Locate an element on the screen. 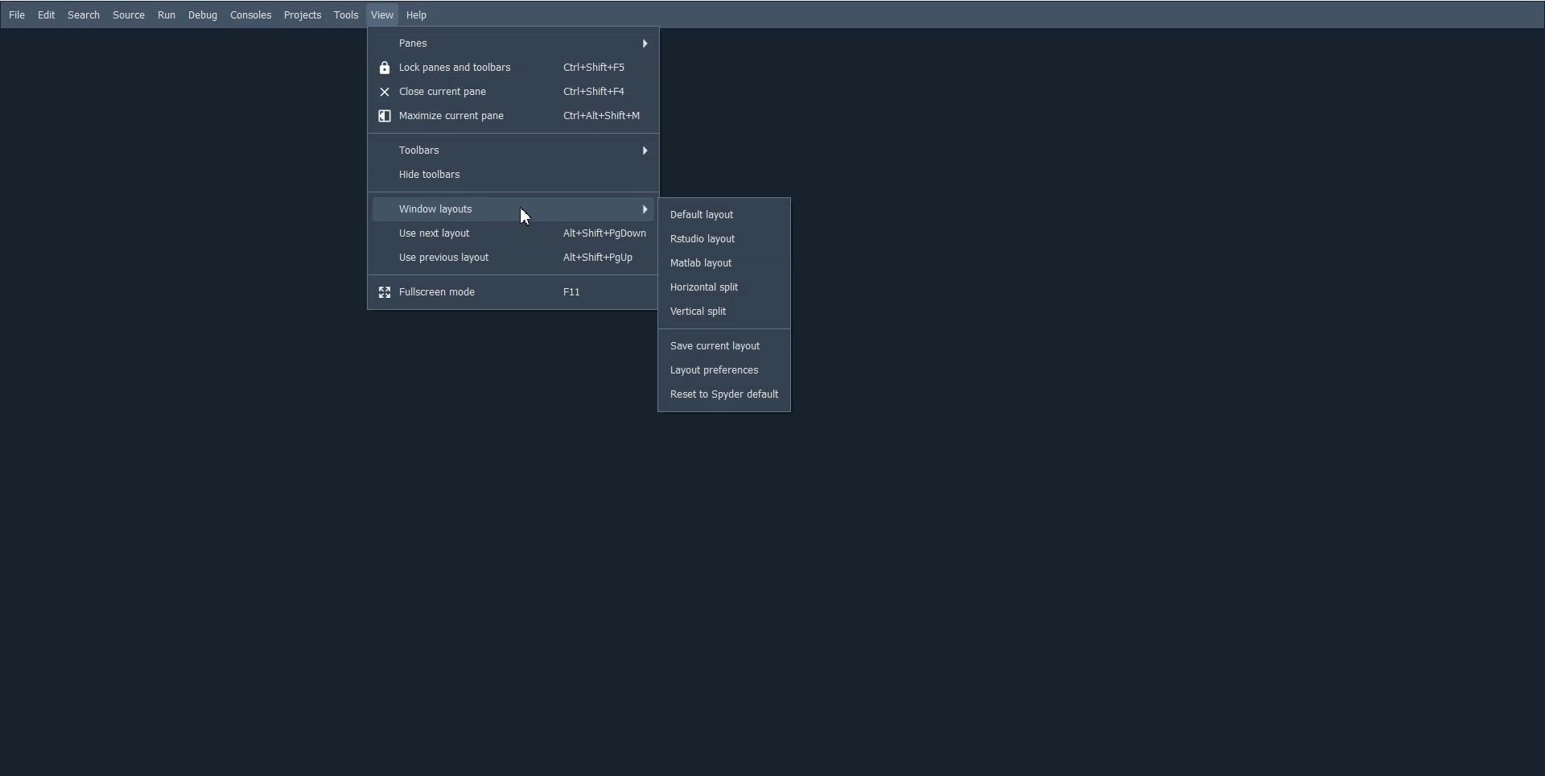 The image size is (1545, 776). Matlab layout is located at coordinates (726, 262).